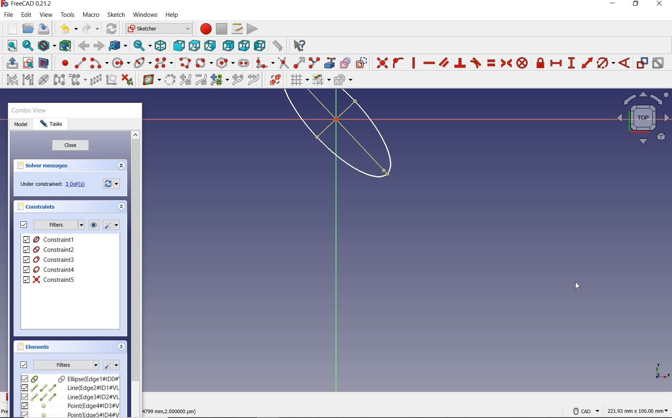 The width and height of the screenshot is (672, 418). I want to click on element2, so click(70, 388).